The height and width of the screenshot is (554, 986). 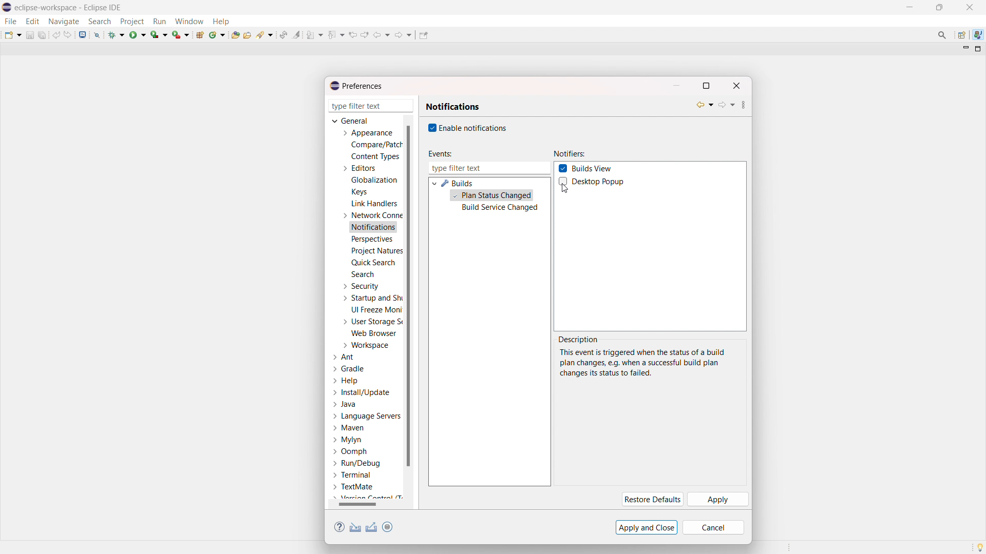 What do you see at coordinates (726, 105) in the screenshot?
I see `forward` at bounding box center [726, 105].